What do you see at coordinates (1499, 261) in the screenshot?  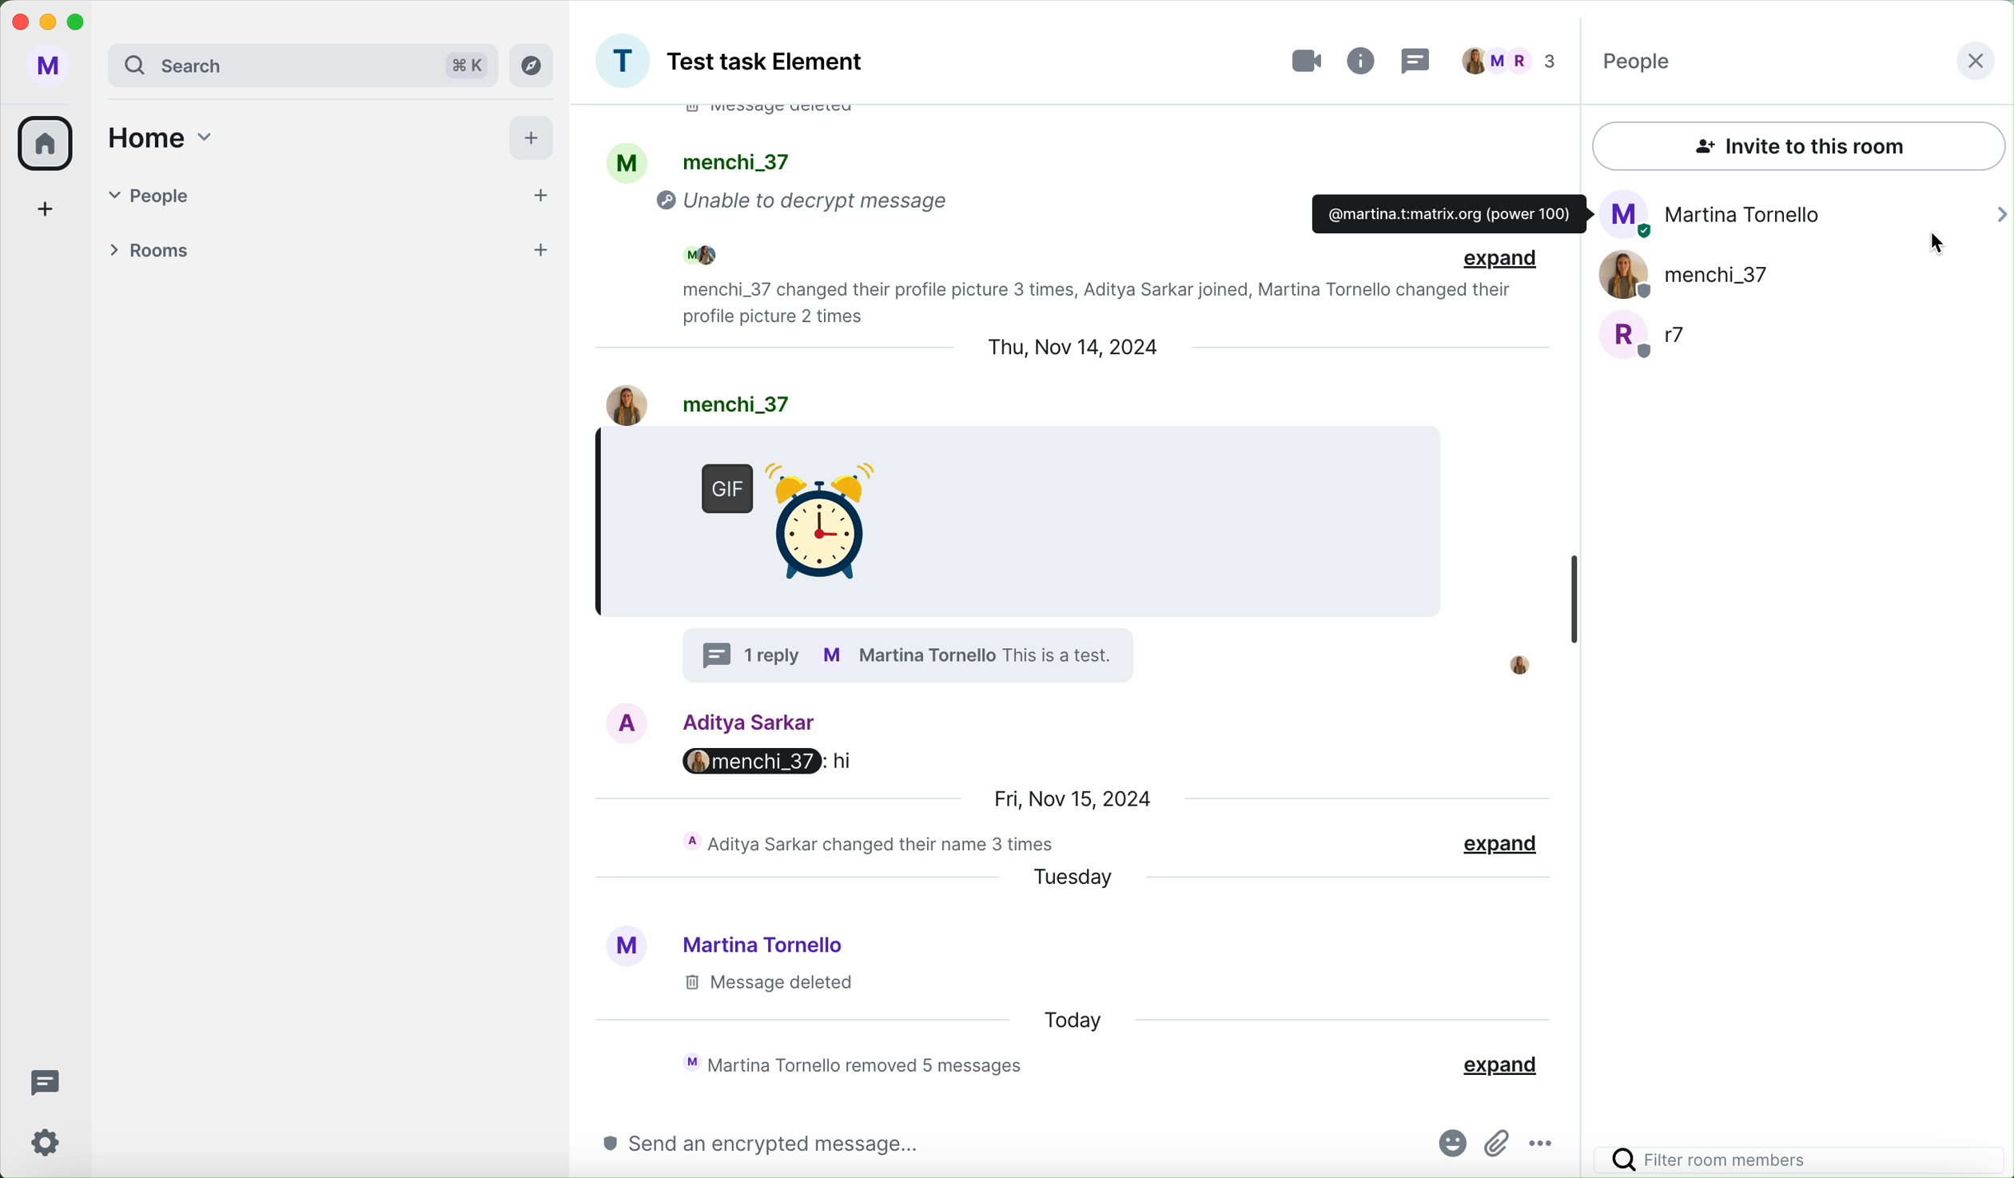 I see `expand` at bounding box center [1499, 261].